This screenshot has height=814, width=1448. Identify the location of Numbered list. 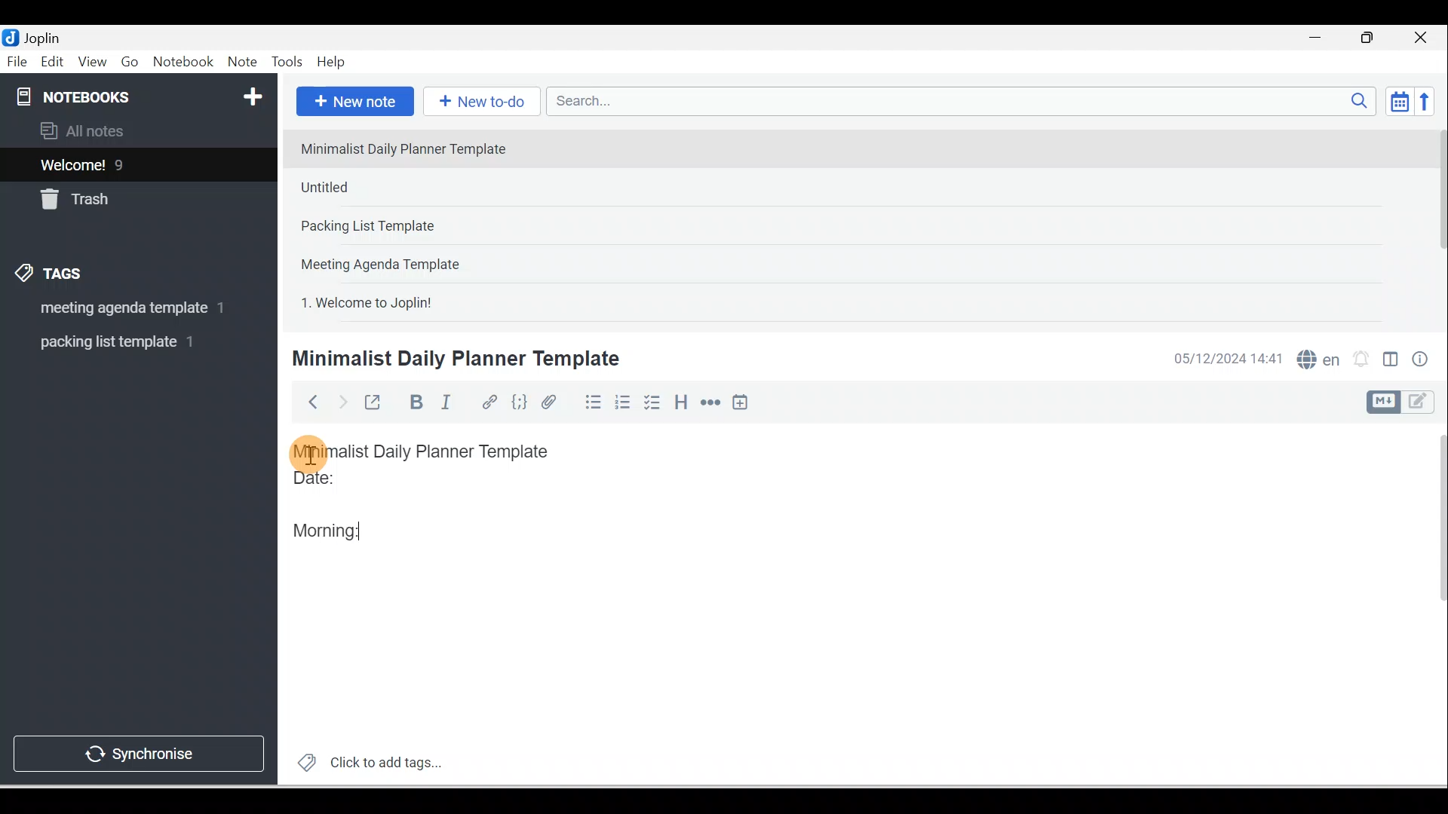
(623, 402).